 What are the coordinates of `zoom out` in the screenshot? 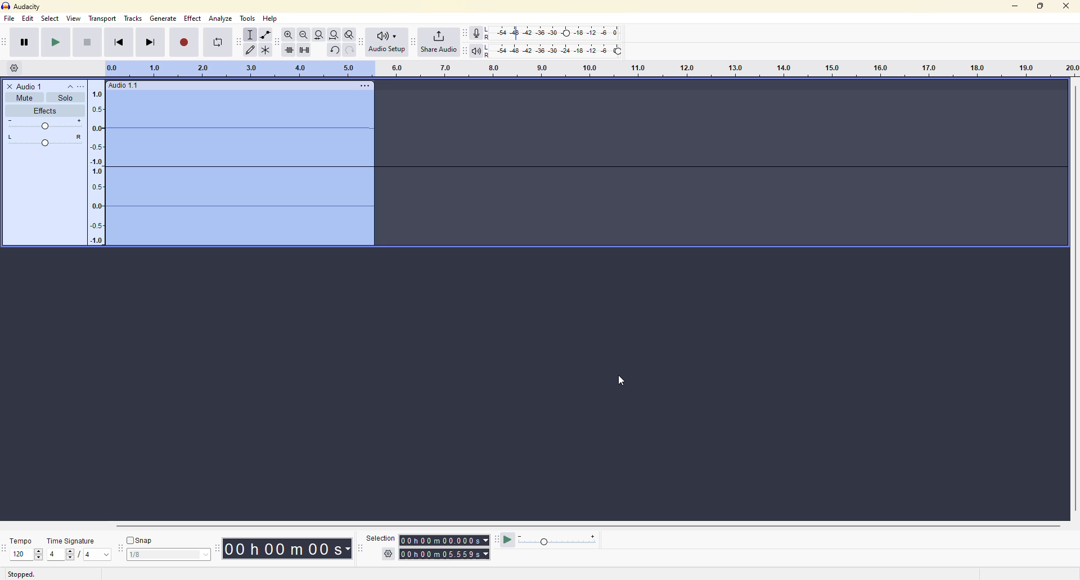 It's located at (303, 34).